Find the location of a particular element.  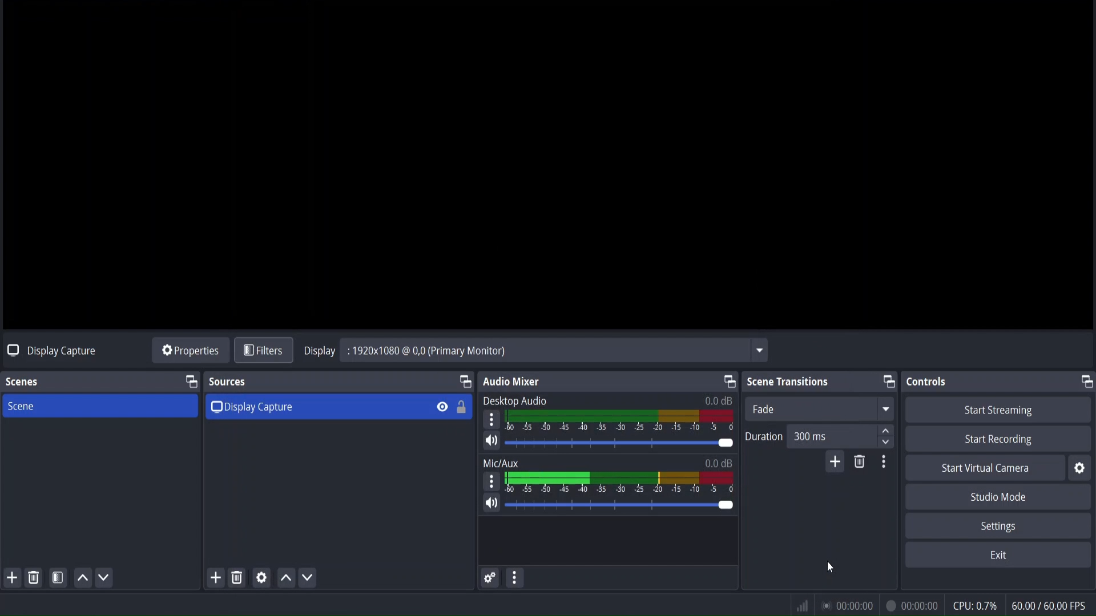

controls is located at coordinates (929, 382).